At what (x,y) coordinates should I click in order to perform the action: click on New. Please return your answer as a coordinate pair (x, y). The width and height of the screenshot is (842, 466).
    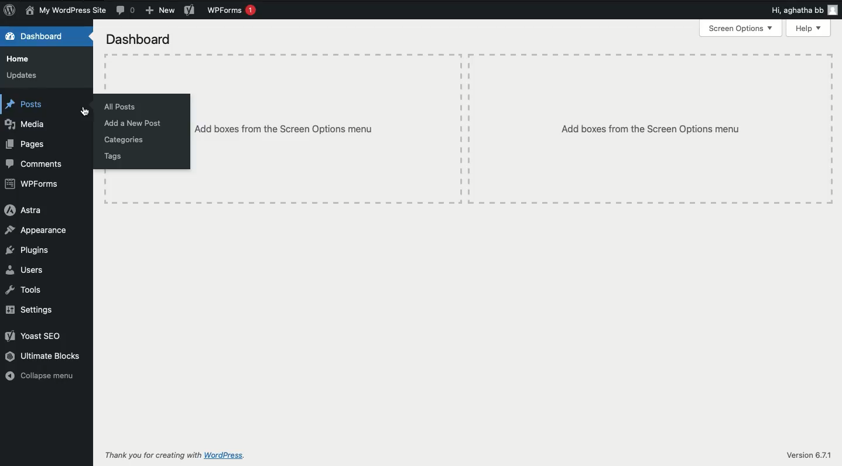
    Looking at the image, I should click on (160, 10).